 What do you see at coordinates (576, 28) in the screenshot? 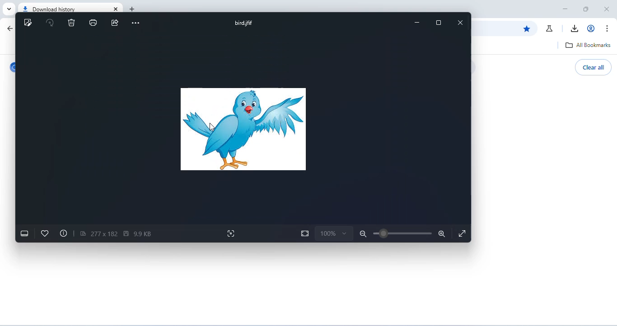
I see `download` at bounding box center [576, 28].